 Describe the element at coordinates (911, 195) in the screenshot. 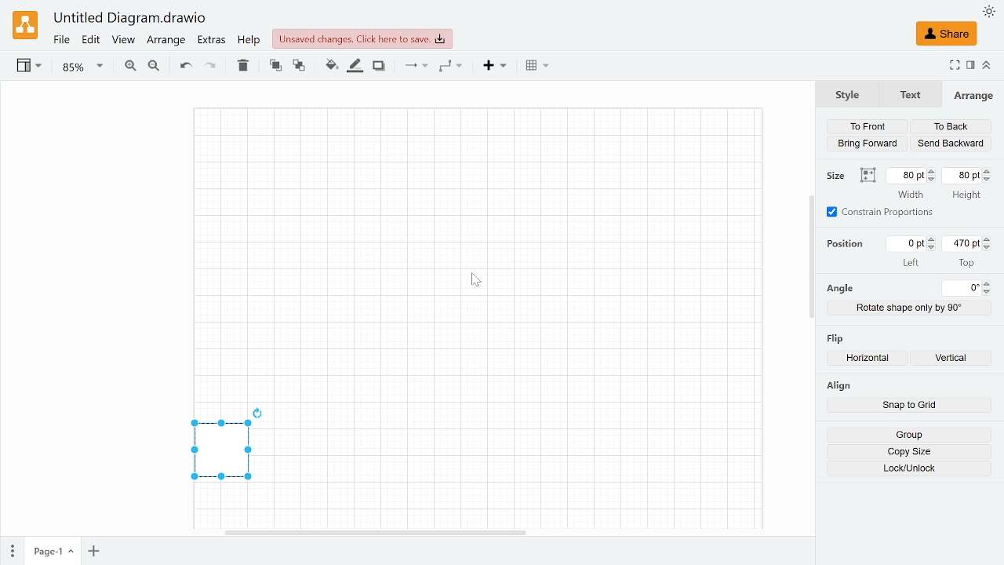

I see `width` at that location.